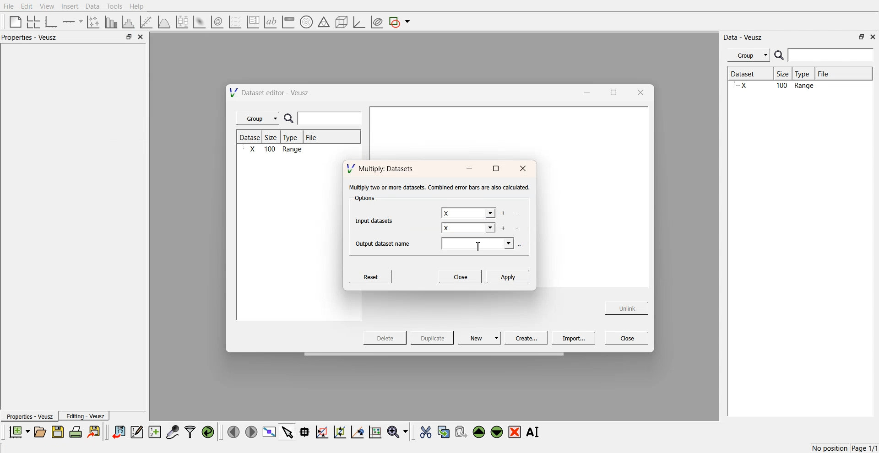 This screenshot has height=453, width=879. Describe the element at coordinates (480, 432) in the screenshot. I see `move the selected widgets up` at that location.